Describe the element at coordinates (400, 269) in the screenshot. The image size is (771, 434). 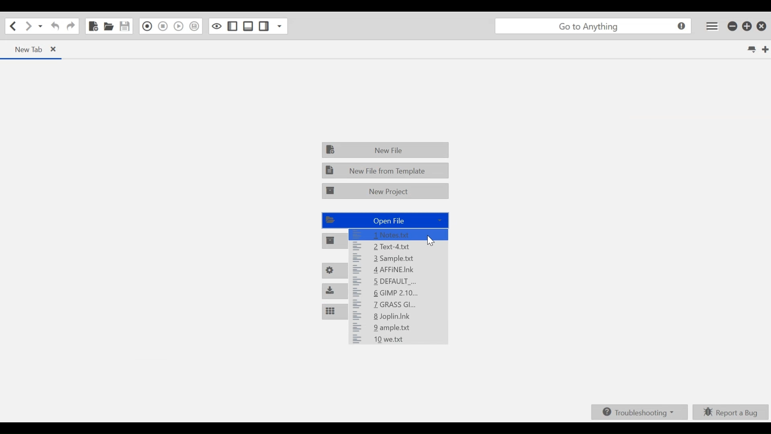
I see `4 AFFiNE.Ink` at that location.